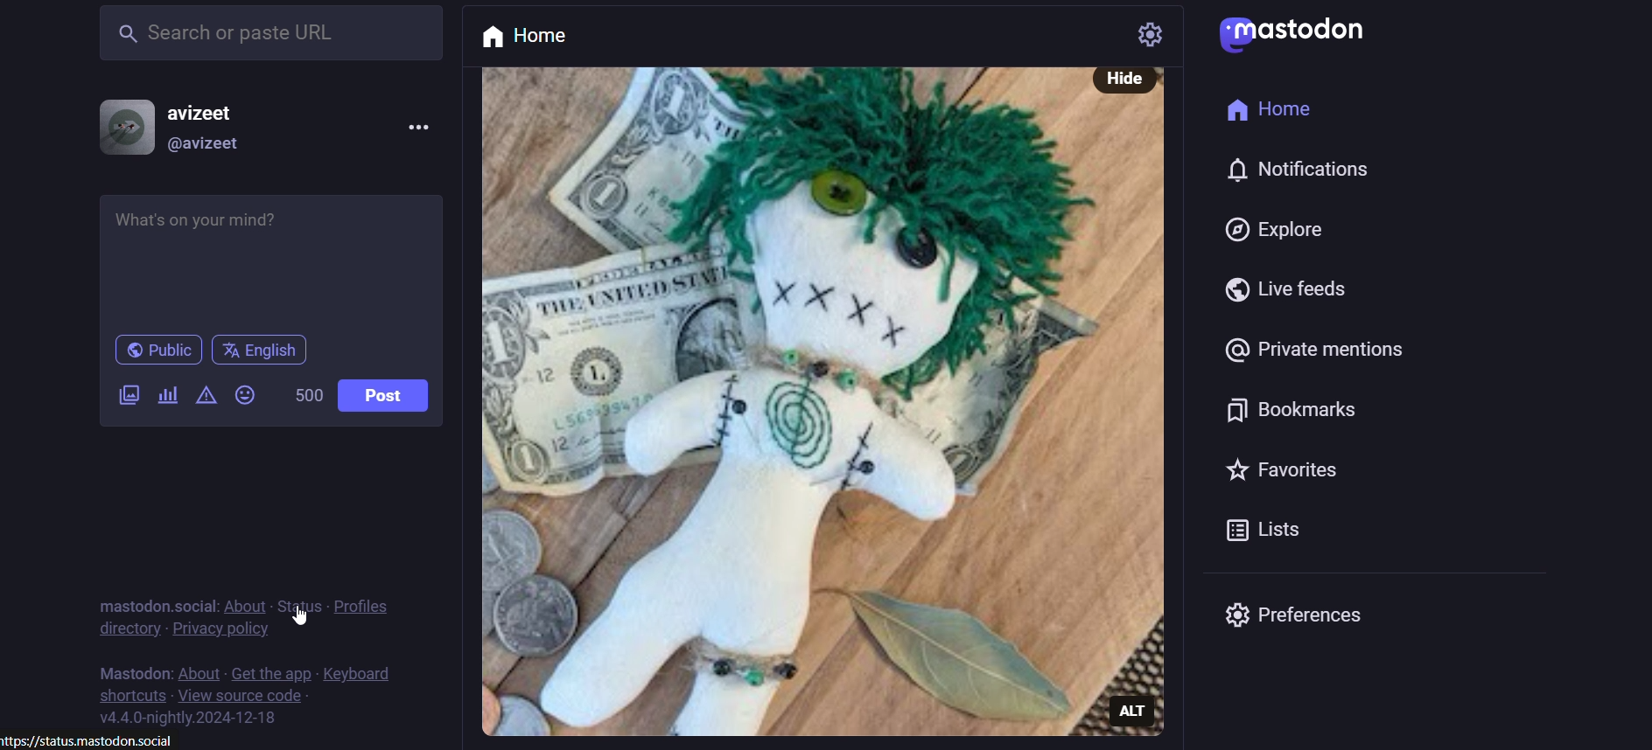 Image resolution: width=1652 pixels, height=750 pixels. I want to click on view source code, so click(246, 698).